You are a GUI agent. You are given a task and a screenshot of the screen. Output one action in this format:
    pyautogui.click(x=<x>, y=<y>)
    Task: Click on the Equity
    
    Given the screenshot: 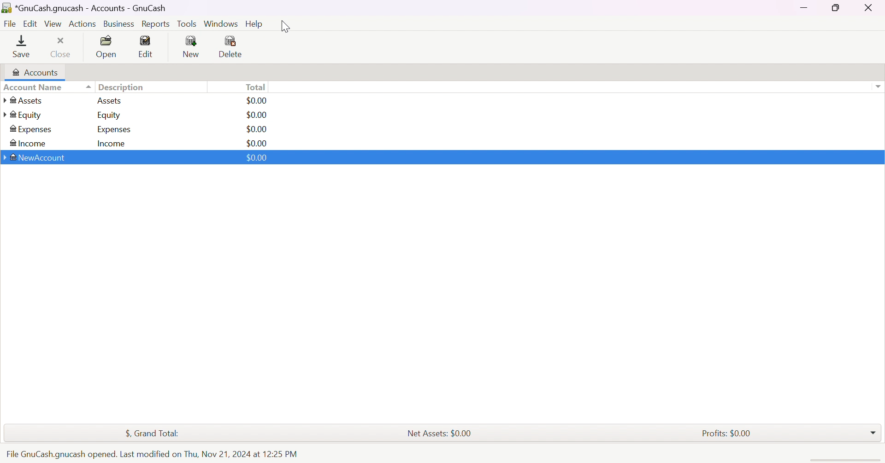 What is the action you would take?
    pyautogui.click(x=24, y=115)
    